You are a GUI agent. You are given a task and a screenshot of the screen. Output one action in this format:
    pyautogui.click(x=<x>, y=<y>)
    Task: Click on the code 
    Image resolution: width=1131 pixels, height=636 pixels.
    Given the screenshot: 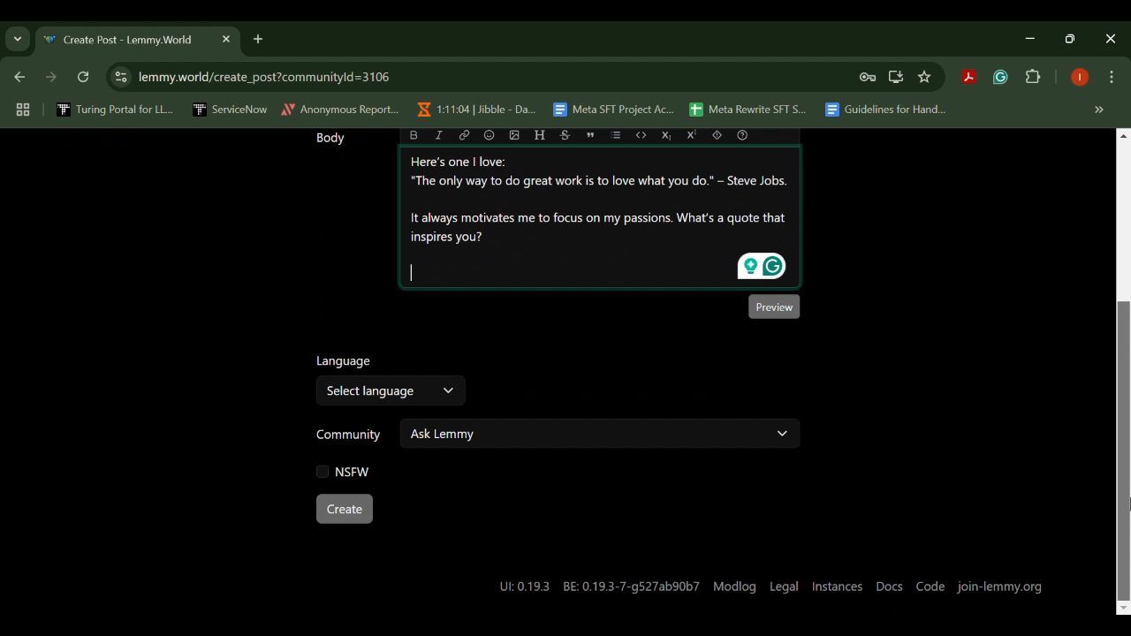 What is the action you would take?
    pyautogui.click(x=641, y=135)
    